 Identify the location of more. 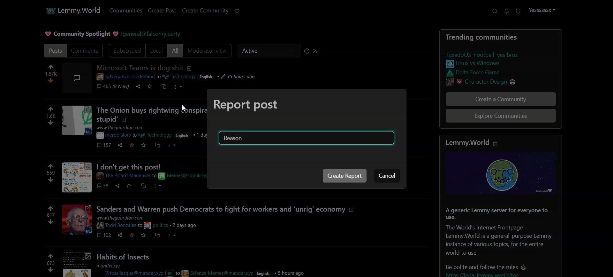
(173, 236).